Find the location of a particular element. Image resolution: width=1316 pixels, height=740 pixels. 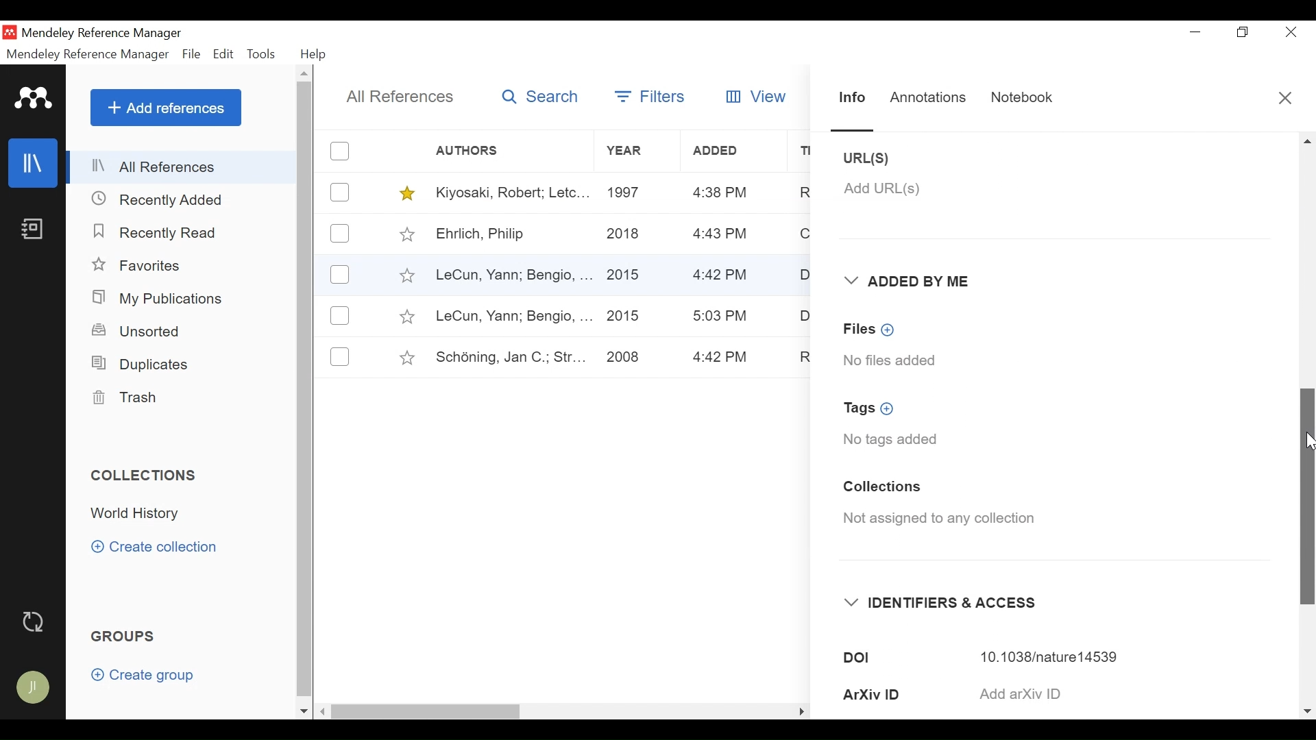

Scroll Right is located at coordinates (1307, 711).